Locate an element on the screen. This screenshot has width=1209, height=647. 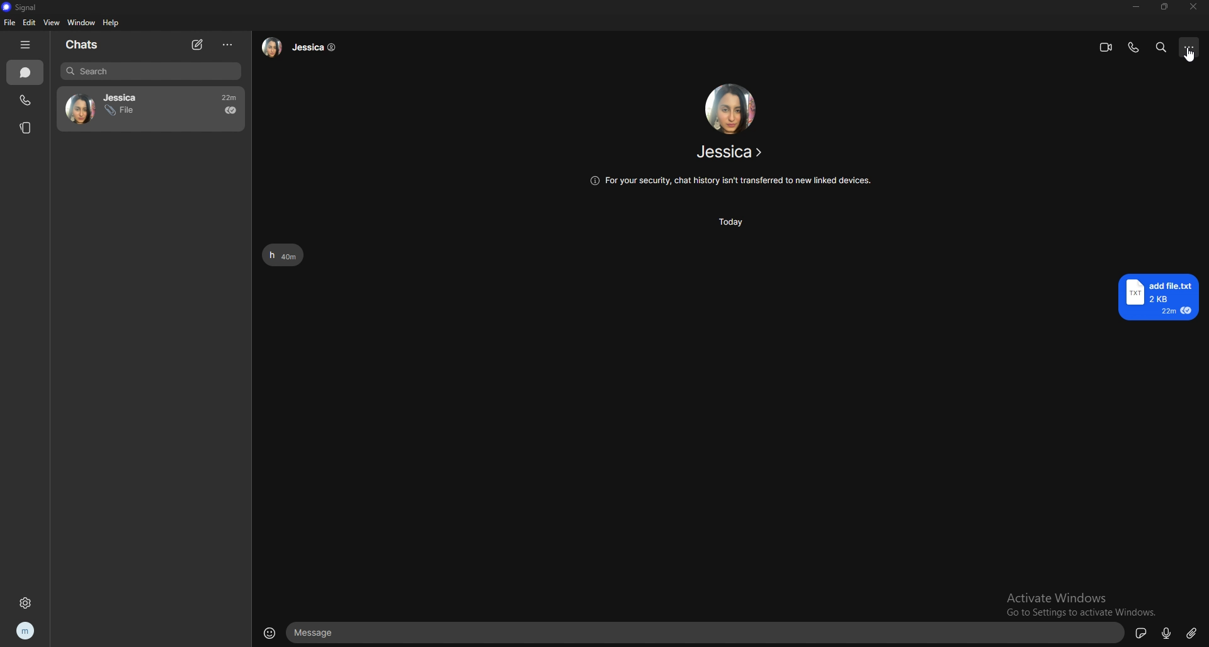
calls is located at coordinates (27, 101).